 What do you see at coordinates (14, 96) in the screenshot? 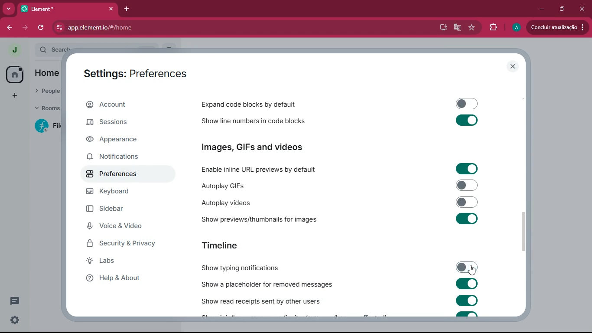
I see `add` at bounding box center [14, 96].